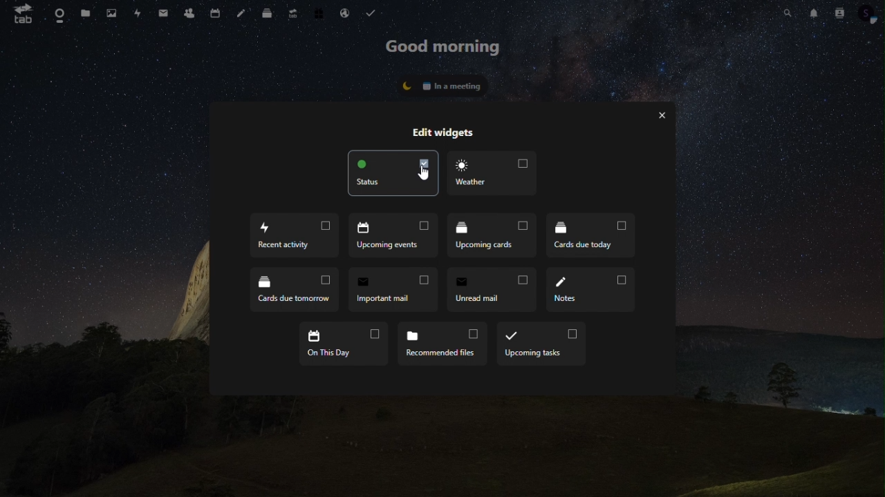  What do you see at coordinates (494, 290) in the screenshot?
I see `unread mail` at bounding box center [494, 290].